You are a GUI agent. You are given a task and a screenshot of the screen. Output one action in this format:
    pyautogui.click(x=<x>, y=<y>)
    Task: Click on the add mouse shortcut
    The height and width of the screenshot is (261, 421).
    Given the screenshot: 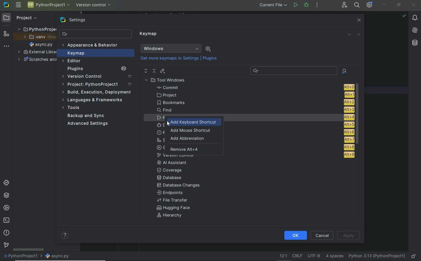 What is the action you would take?
    pyautogui.click(x=190, y=130)
    